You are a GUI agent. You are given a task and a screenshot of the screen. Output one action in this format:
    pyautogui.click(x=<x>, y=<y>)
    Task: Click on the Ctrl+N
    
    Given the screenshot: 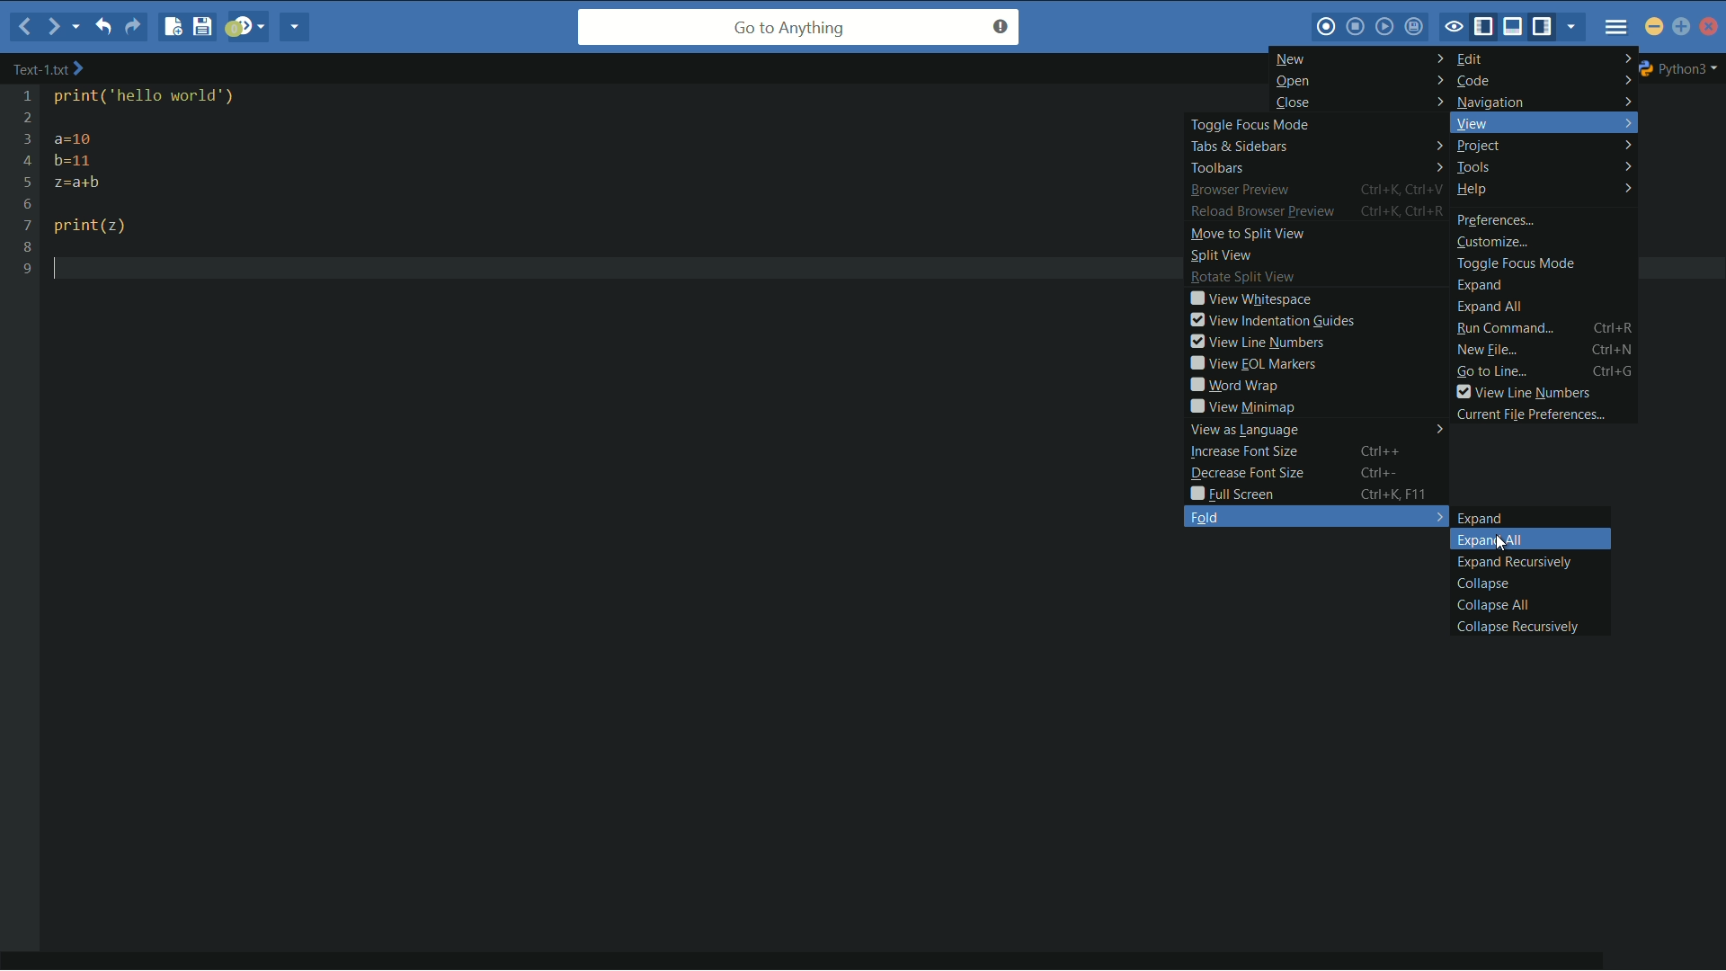 What is the action you would take?
    pyautogui.click(x=1615, y=349)
    